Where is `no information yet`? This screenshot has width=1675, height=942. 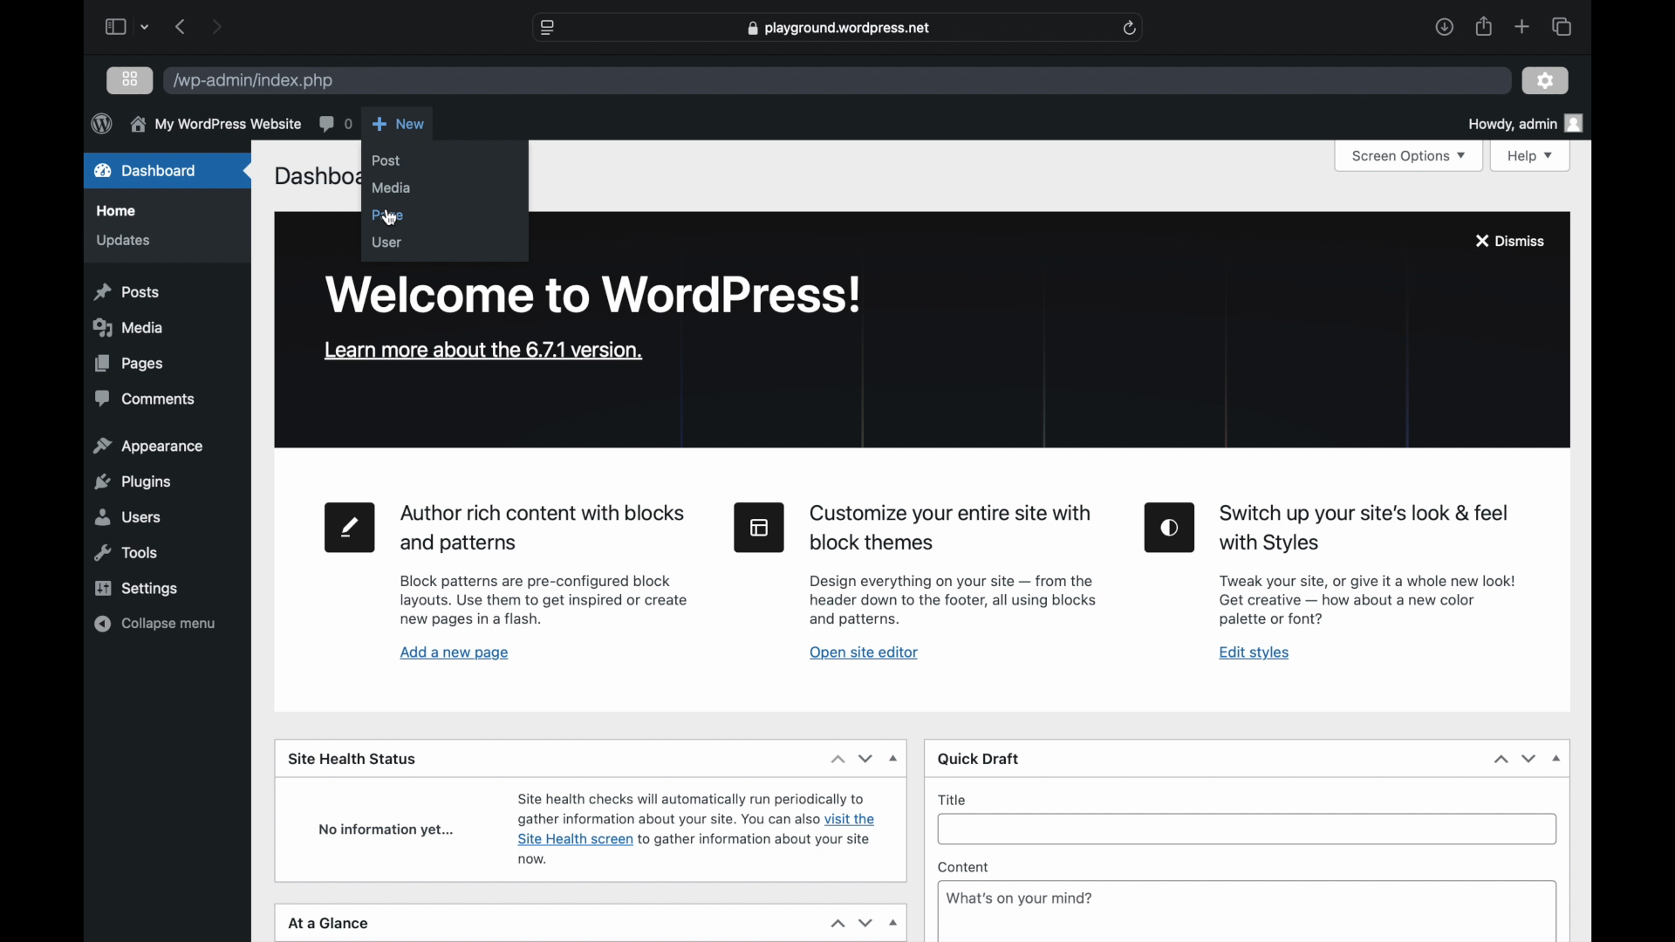
no information yet is located at coordinates (386, 830).